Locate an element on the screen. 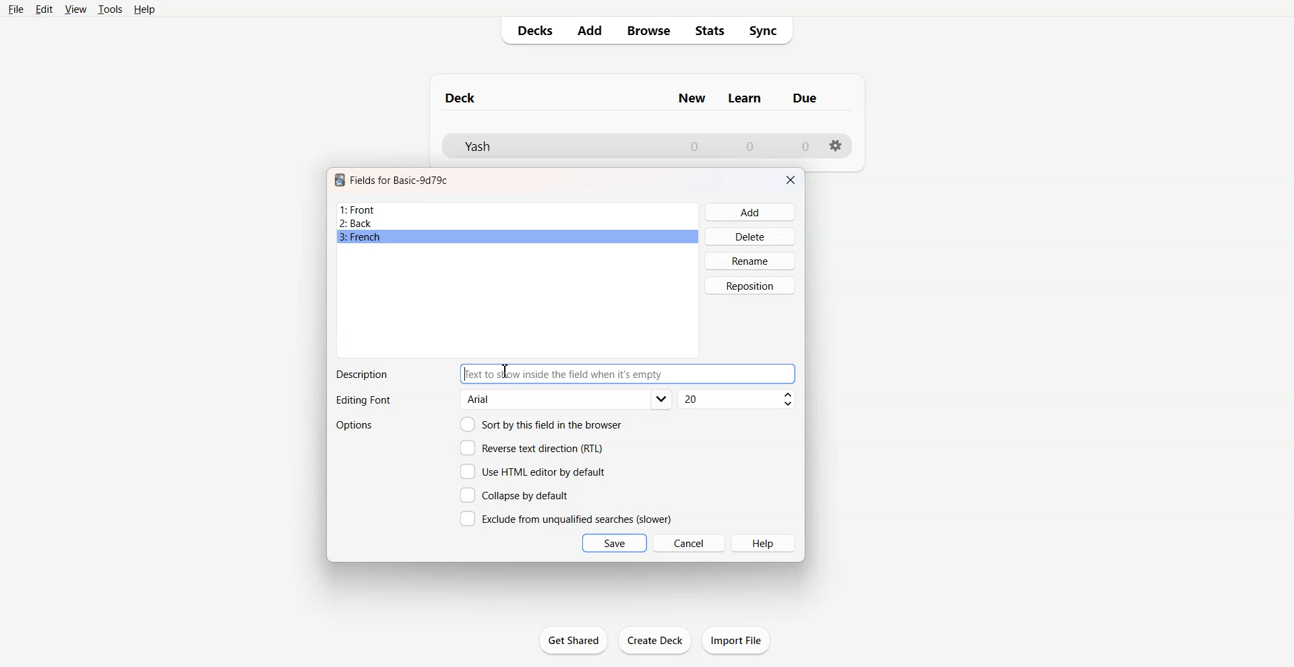 The height and width of the screenshot is (667, 1294). Help is located at coordinates (764, 543).